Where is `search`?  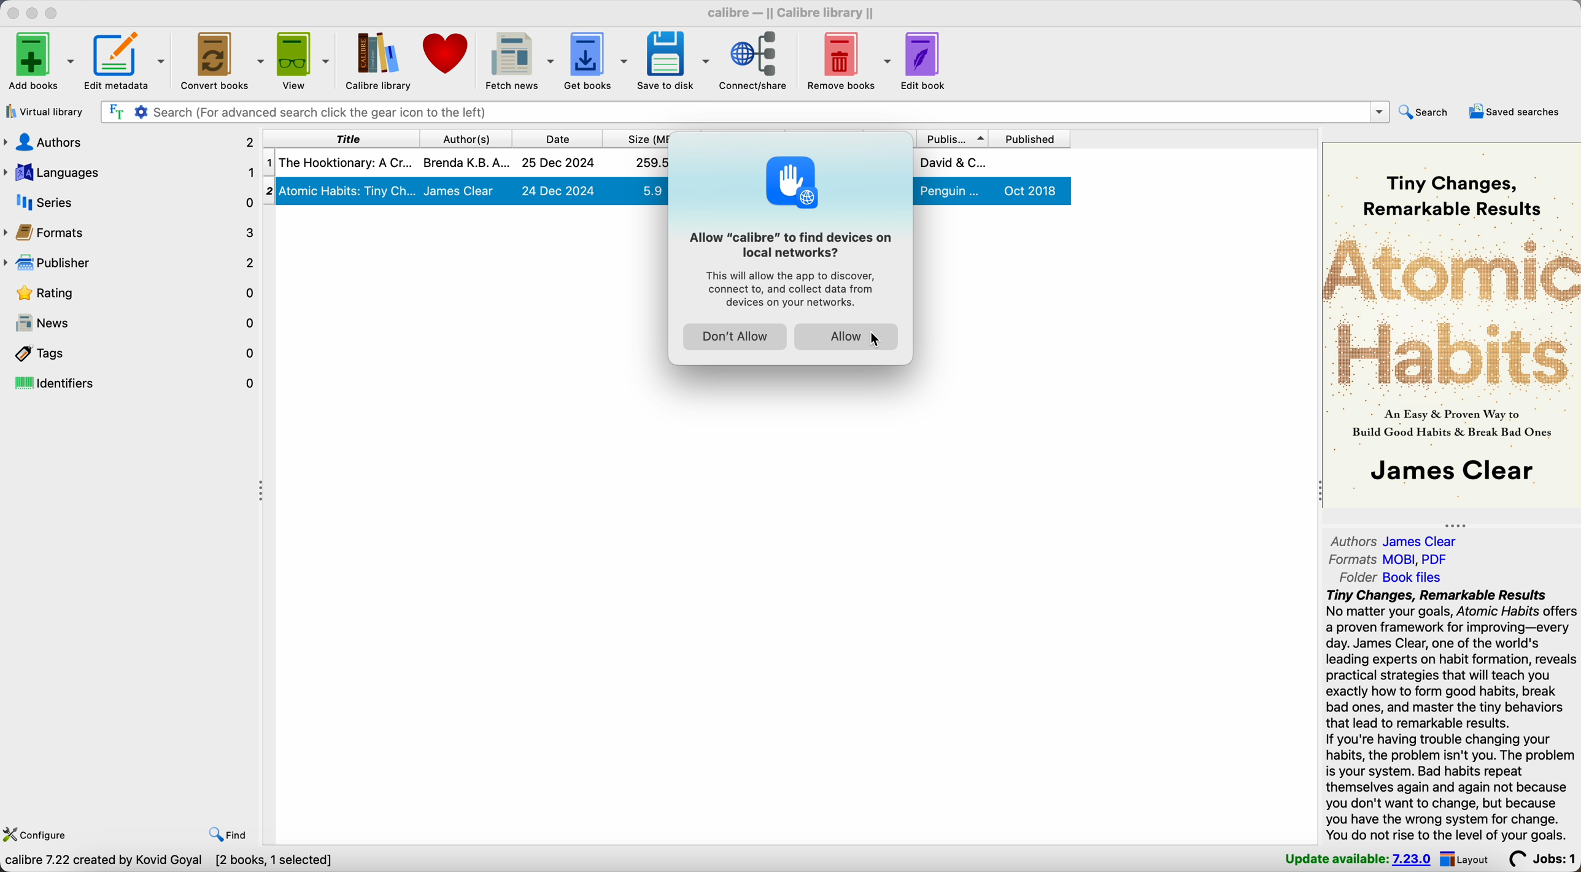 search is located at coordinates (1428, 113).